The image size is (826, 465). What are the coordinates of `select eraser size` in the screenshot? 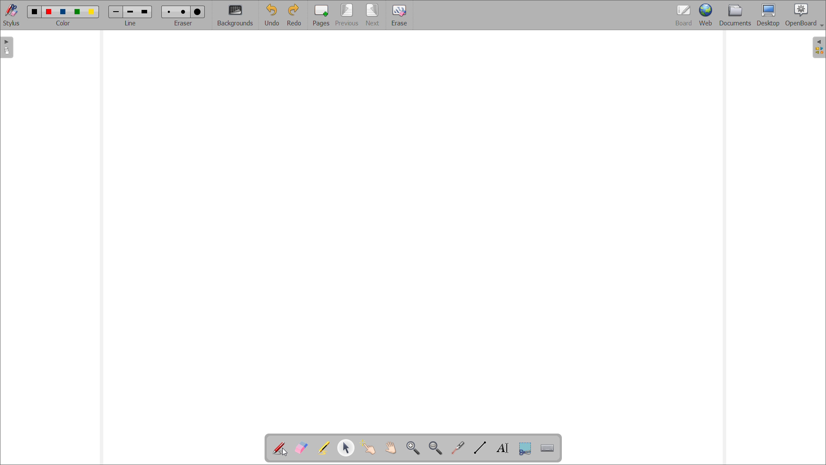 It's located at (184, 23).